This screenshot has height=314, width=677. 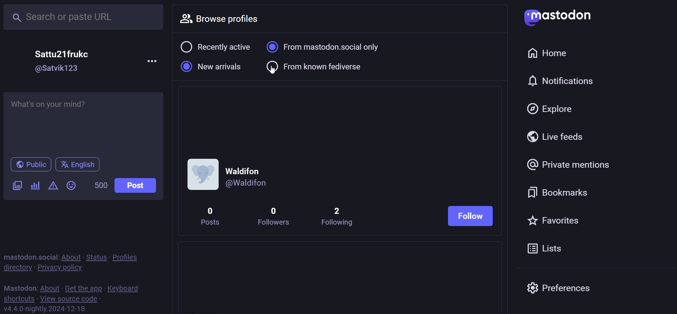 What do you see at coordinates (572, 164) in the screenshot?
I see `private mention` at bounding box center [572, 164].